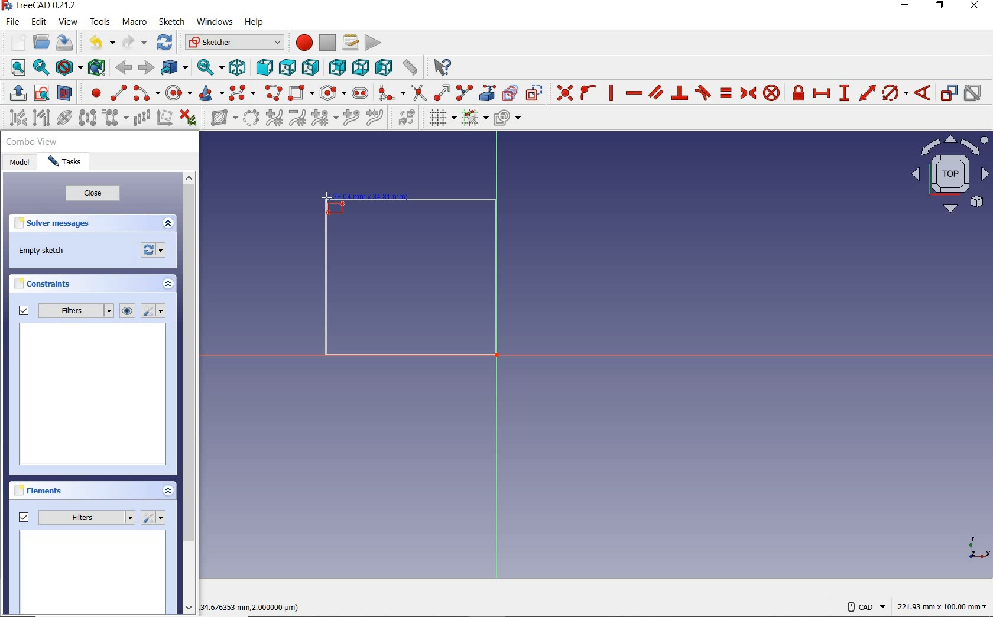 The image size is (993, 617). Describe the element at coordinates (135, 22) in the screenshot. I see `macro` at that location.